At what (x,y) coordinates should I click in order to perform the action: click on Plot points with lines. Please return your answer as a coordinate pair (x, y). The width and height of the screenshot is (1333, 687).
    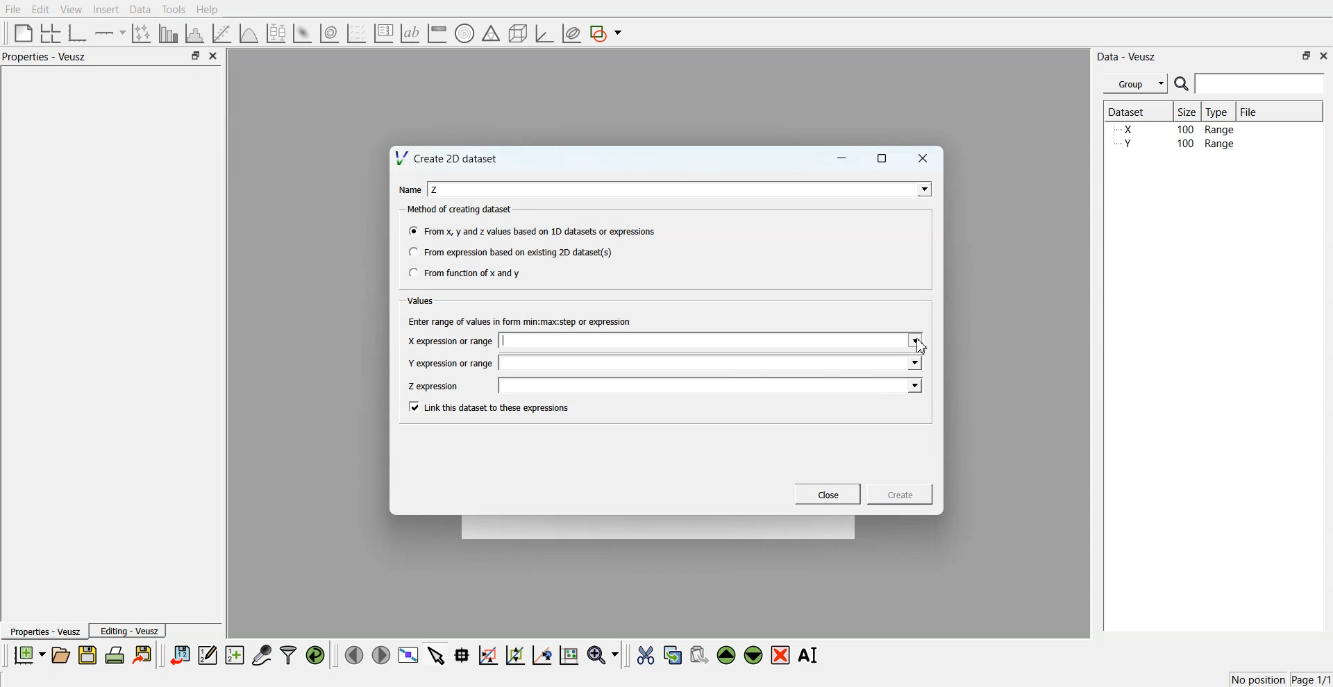
    Looking at the image, I should click on (142, 33).